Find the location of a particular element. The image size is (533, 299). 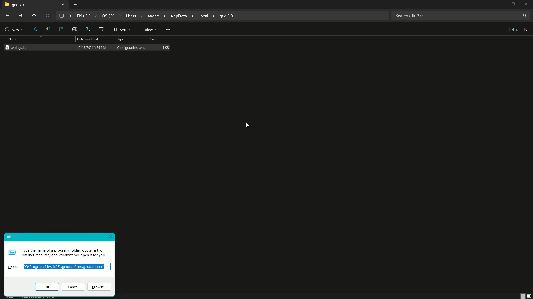

Move up is located at coordinates (33, 16).